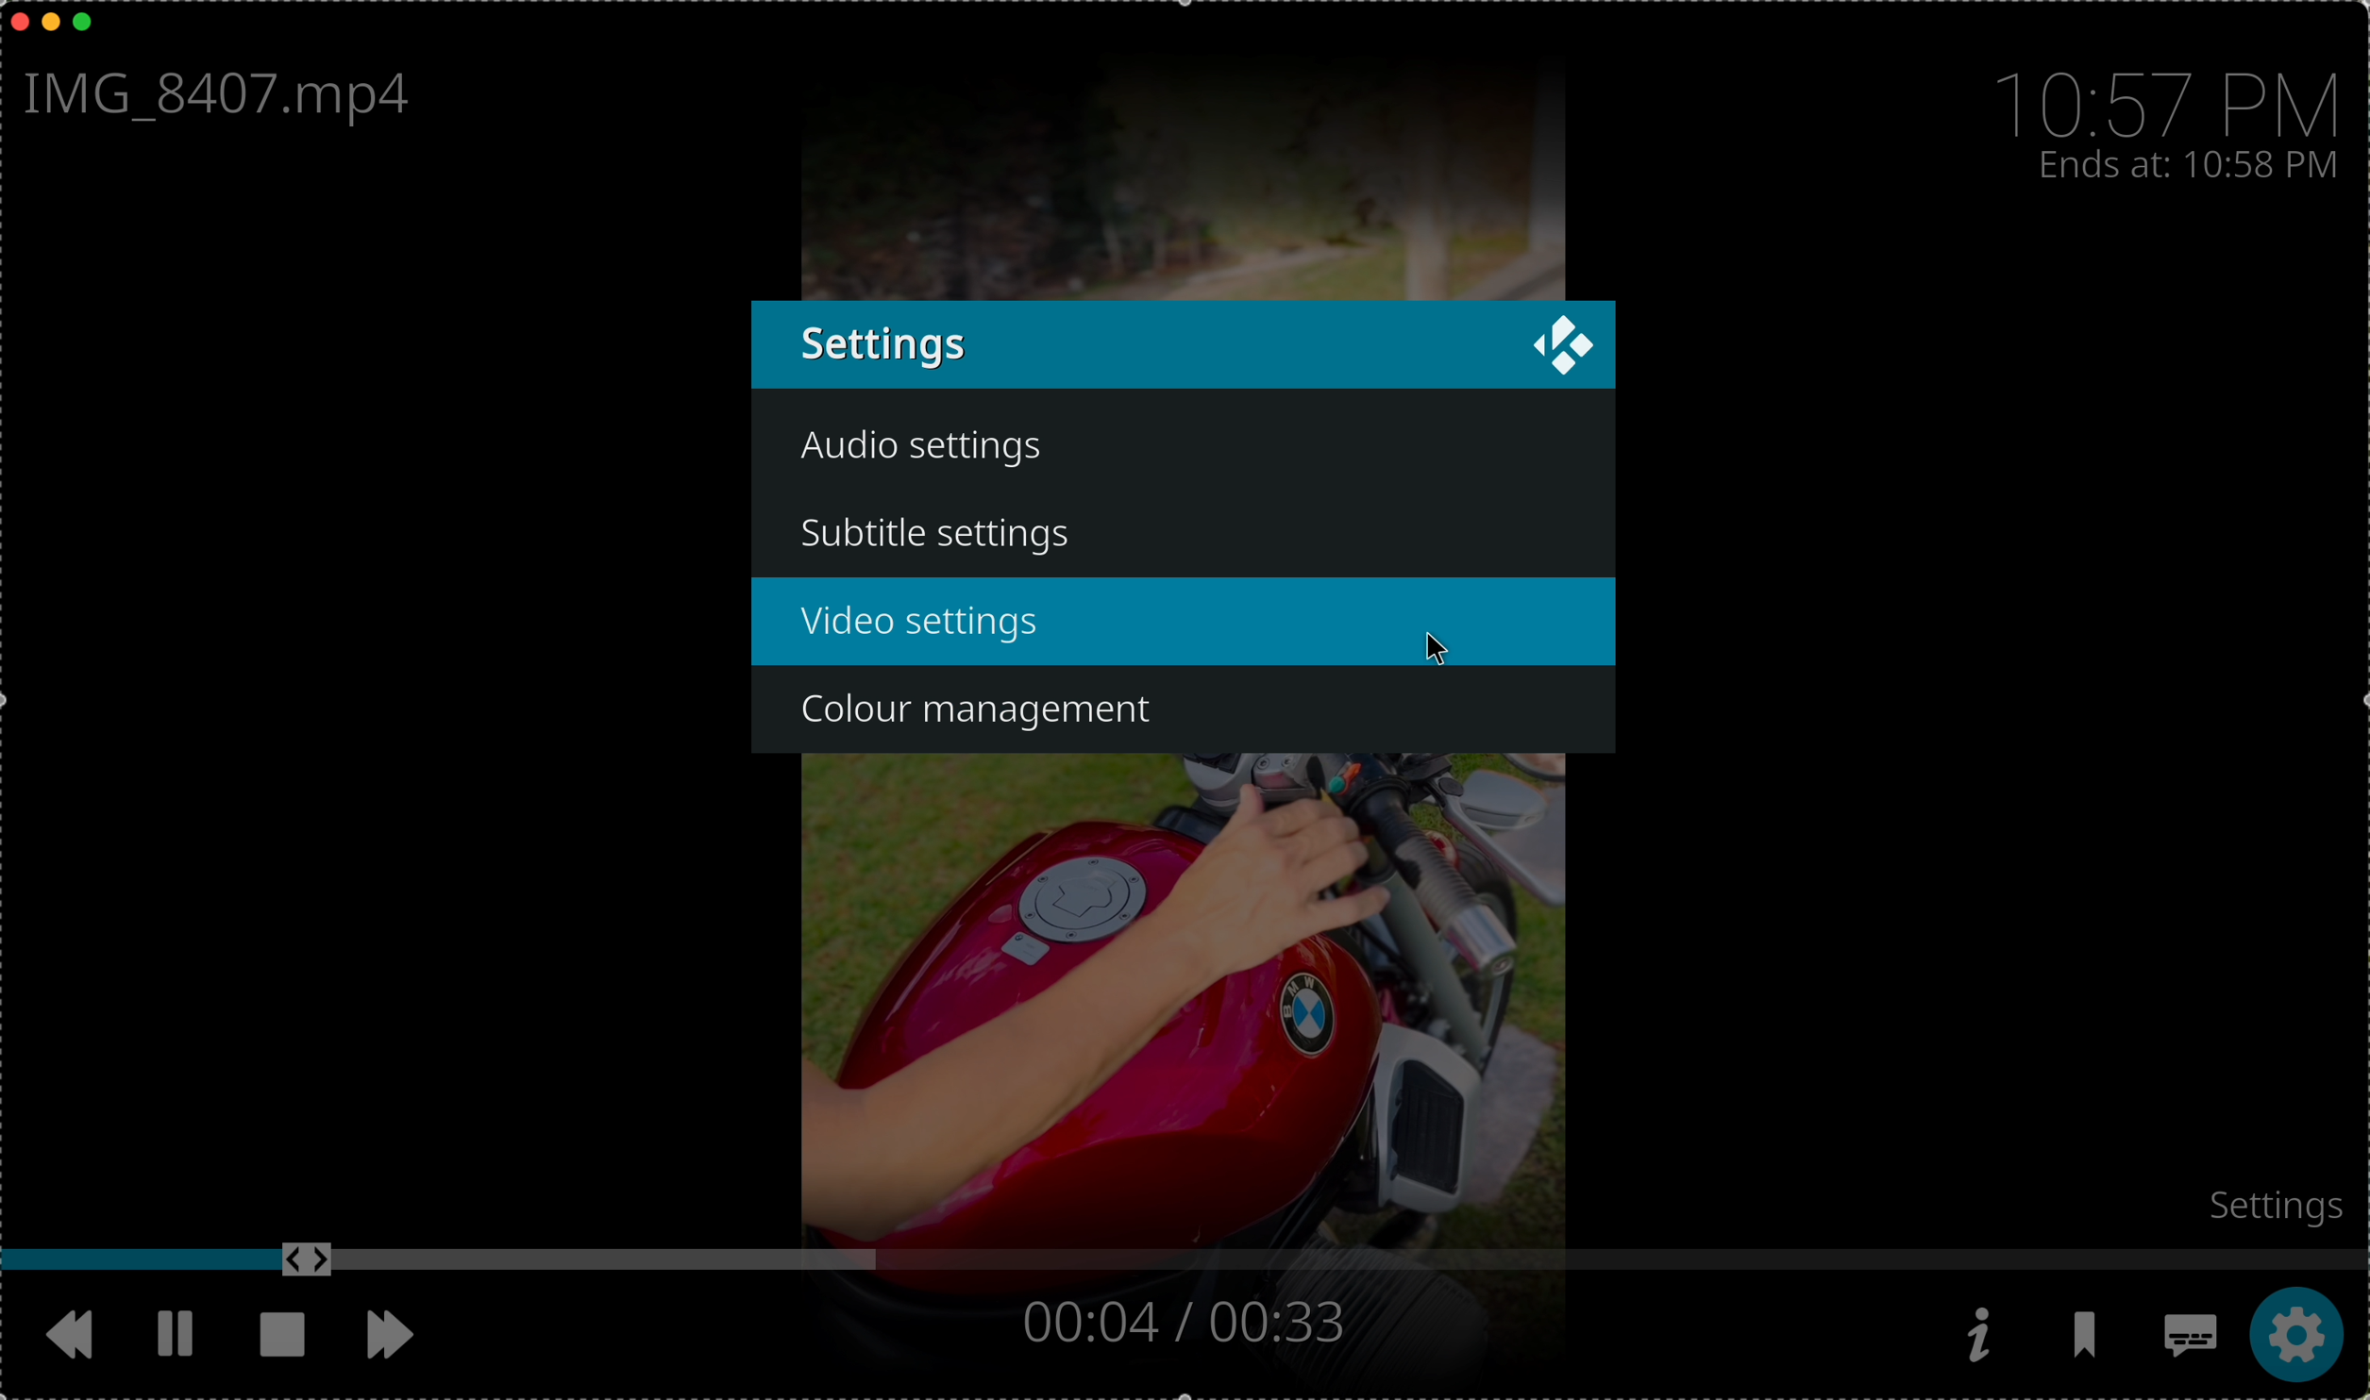 This screenshot has height=1400, width=2370. I want to click on click on settings, so click(2292, 1336).